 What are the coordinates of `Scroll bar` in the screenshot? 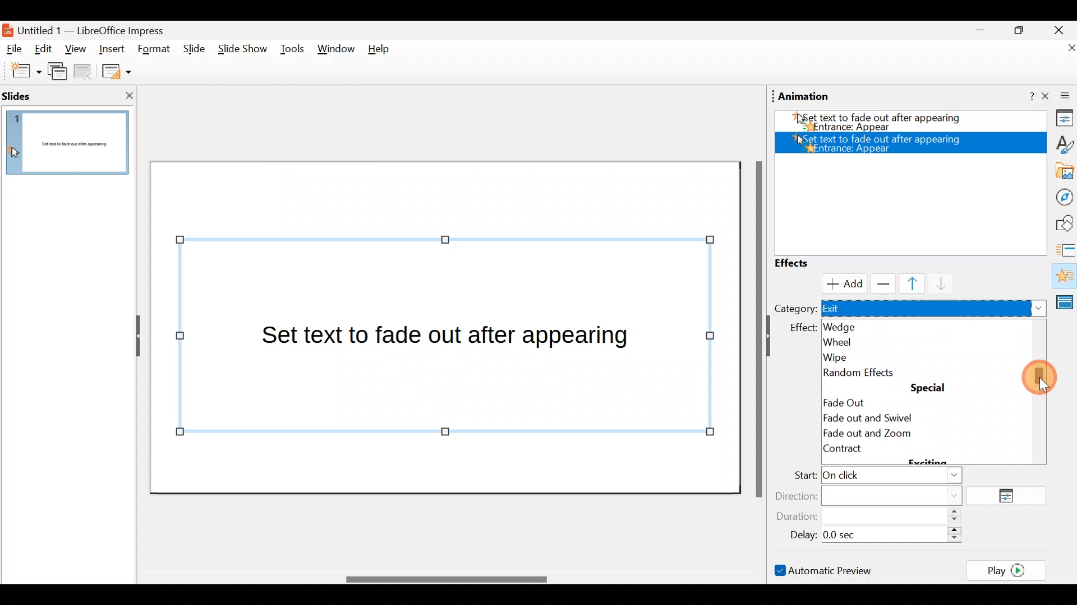 It's located at (757, 328).